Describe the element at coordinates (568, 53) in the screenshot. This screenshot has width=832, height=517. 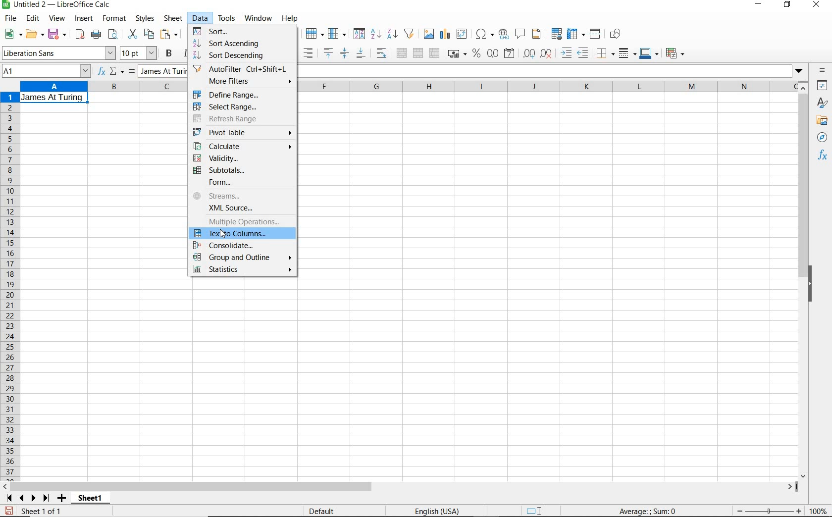
I see `increase indent` at that location.